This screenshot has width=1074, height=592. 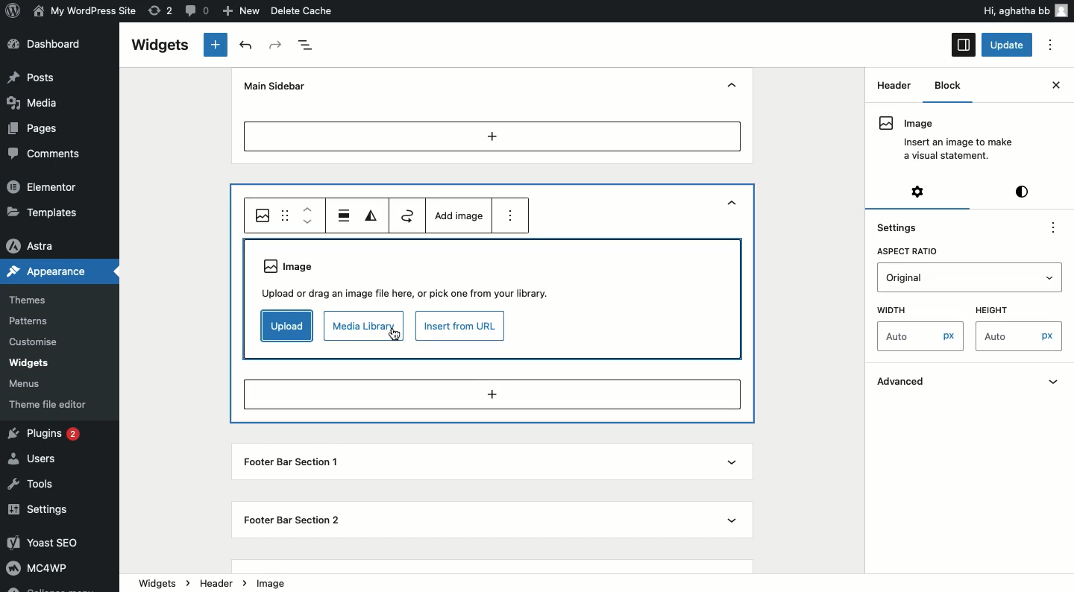 What do you see at coordinates (49, 588) in the screenshot?
I see `Collapse menu` at bounding box center [49, 588].